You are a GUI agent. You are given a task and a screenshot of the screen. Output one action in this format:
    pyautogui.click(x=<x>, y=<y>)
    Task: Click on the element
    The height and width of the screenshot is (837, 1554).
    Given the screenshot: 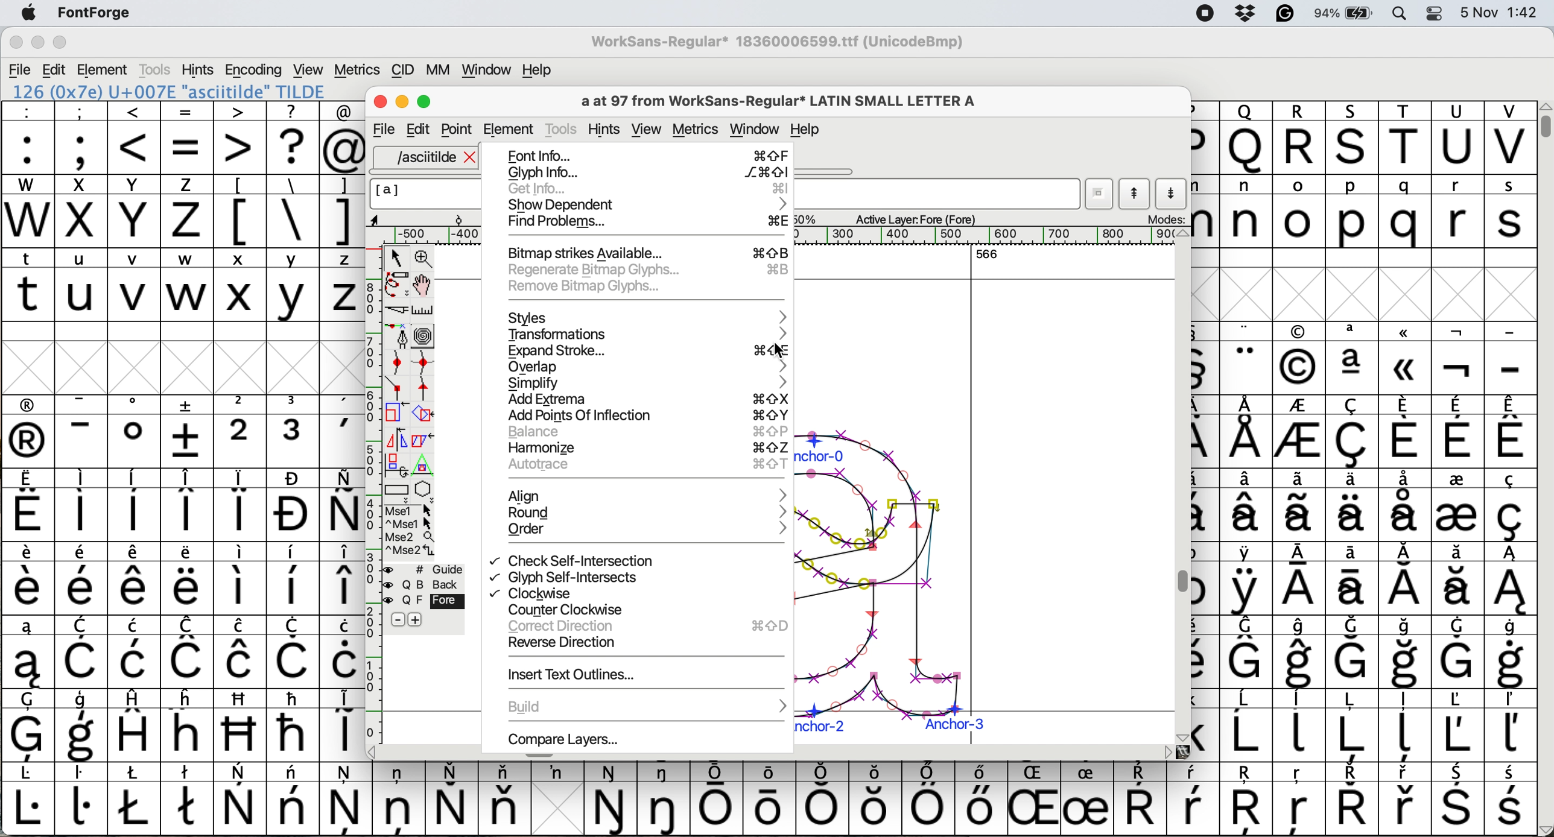 What is the action you would take?
    pyautogui.click(x=104, y=69)
    